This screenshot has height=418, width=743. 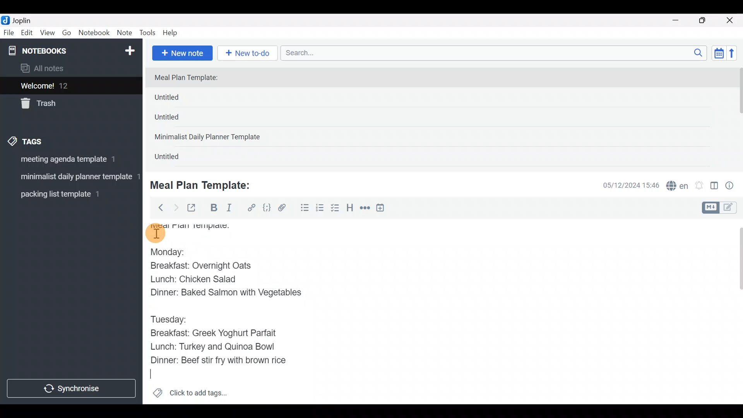 I want to click on Reverse sort, so click(x=736, y=55).